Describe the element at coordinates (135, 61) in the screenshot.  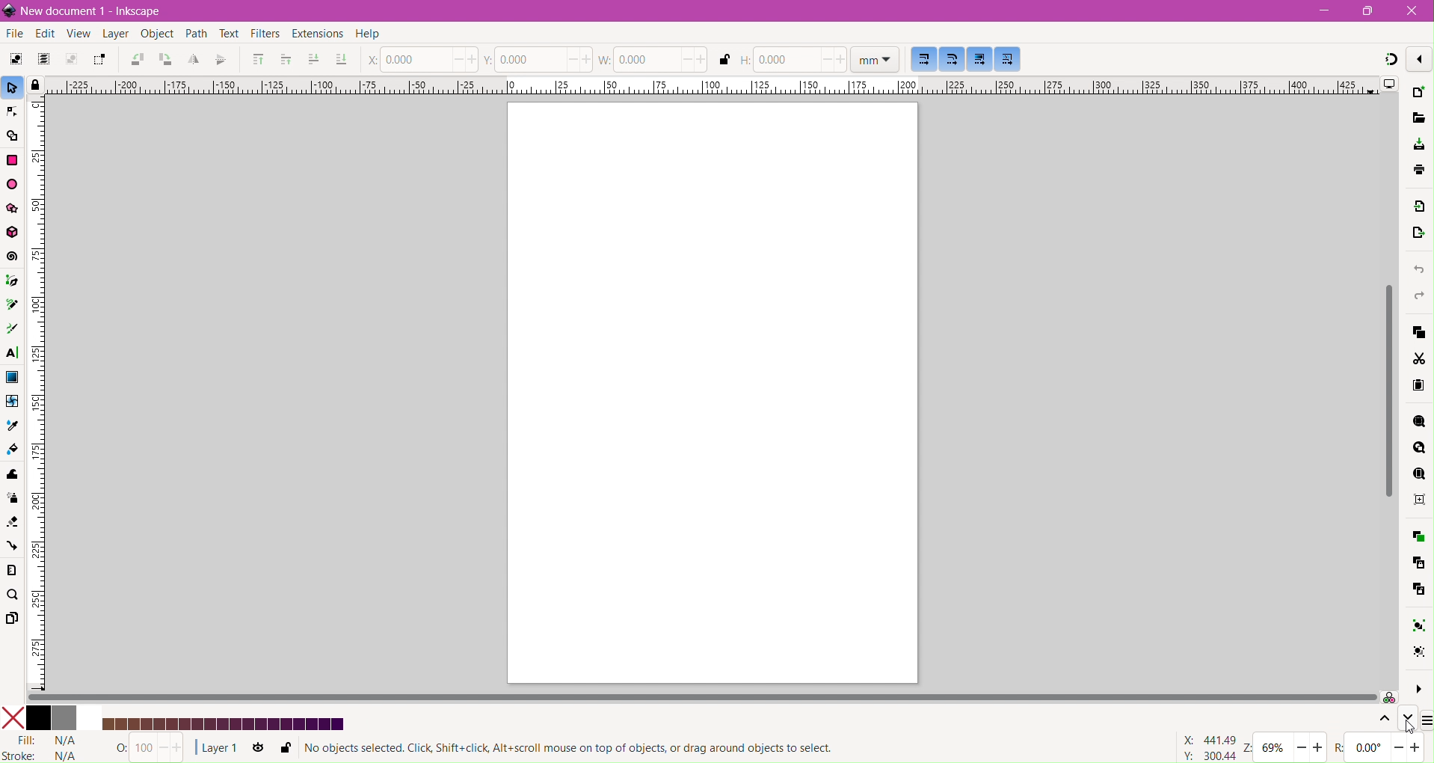
I see `Object Rotate 90 CCW` at that location.